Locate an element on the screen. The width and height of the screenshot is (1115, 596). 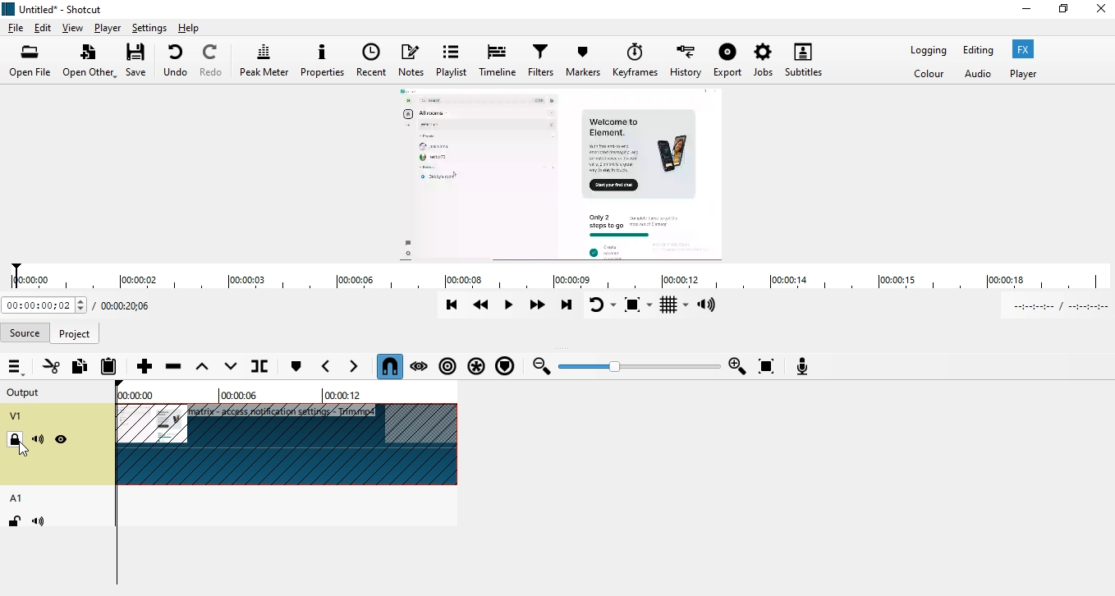
mute is located at coordinates (38, 521).